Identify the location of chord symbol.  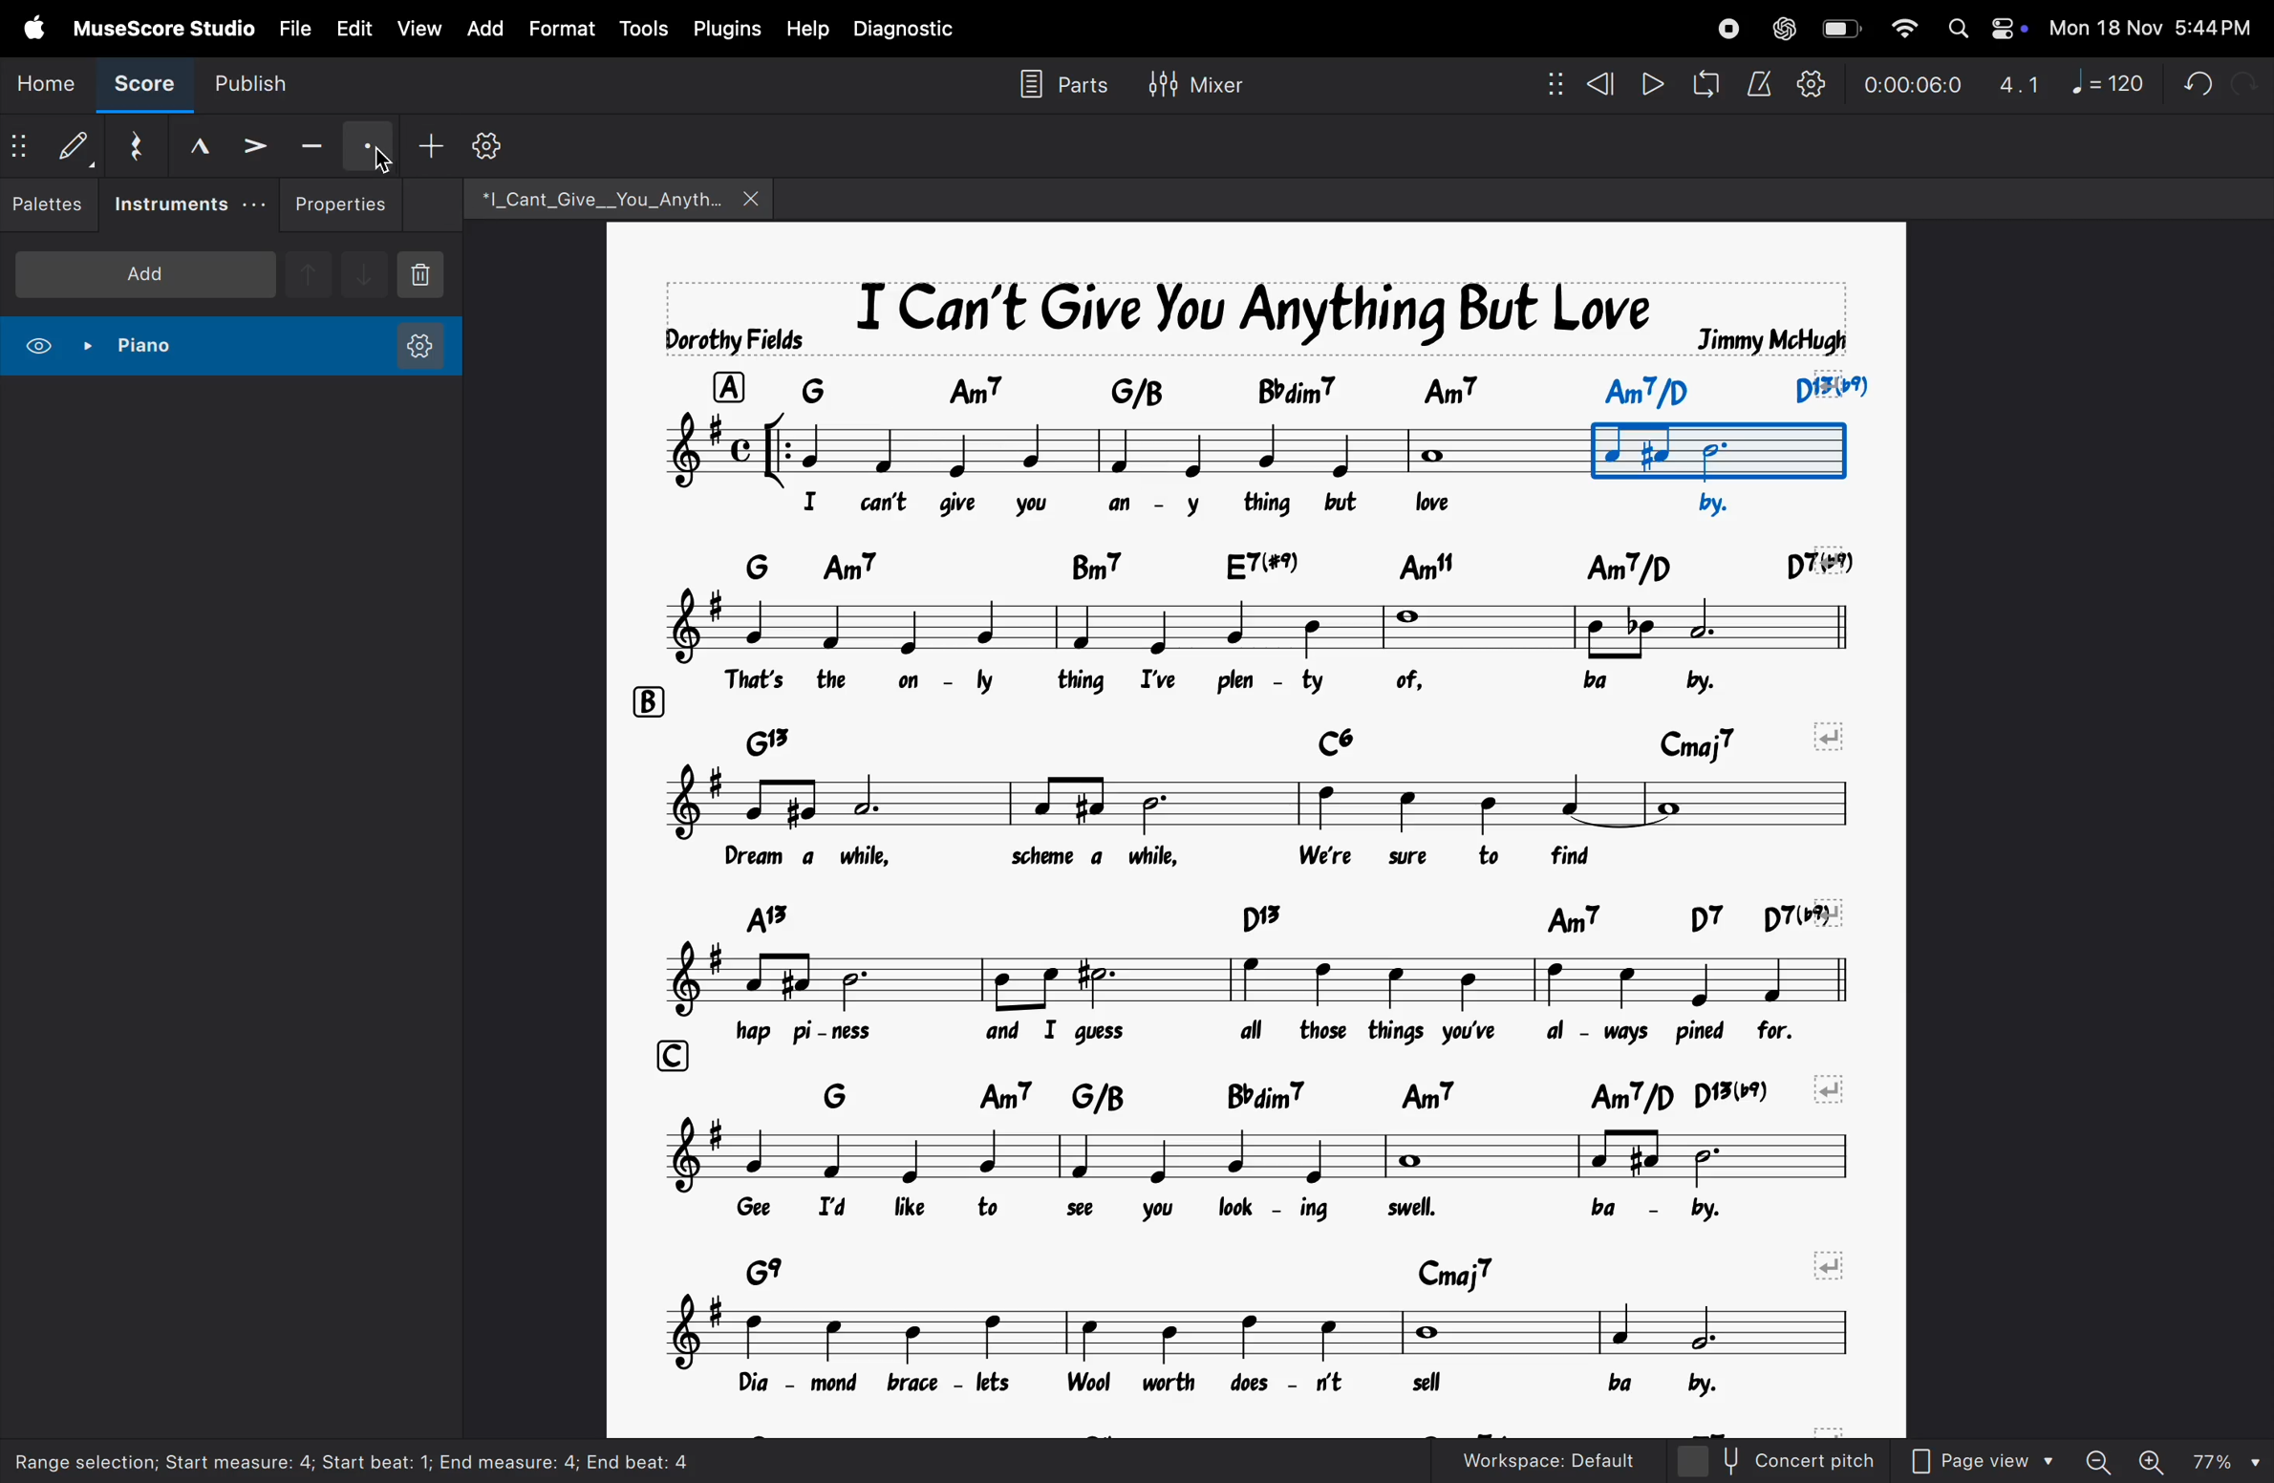
(1331, 558).